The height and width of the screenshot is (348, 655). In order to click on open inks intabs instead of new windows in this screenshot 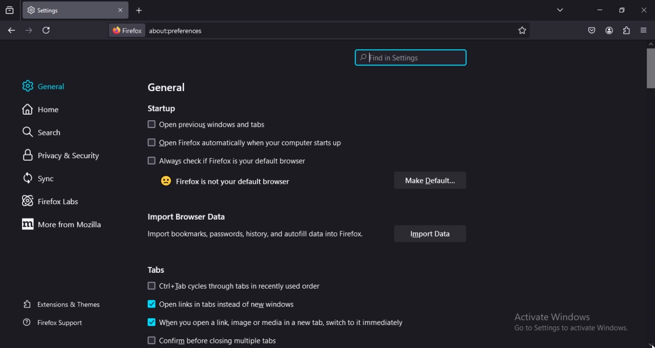, I will do `click(220, 304)`.